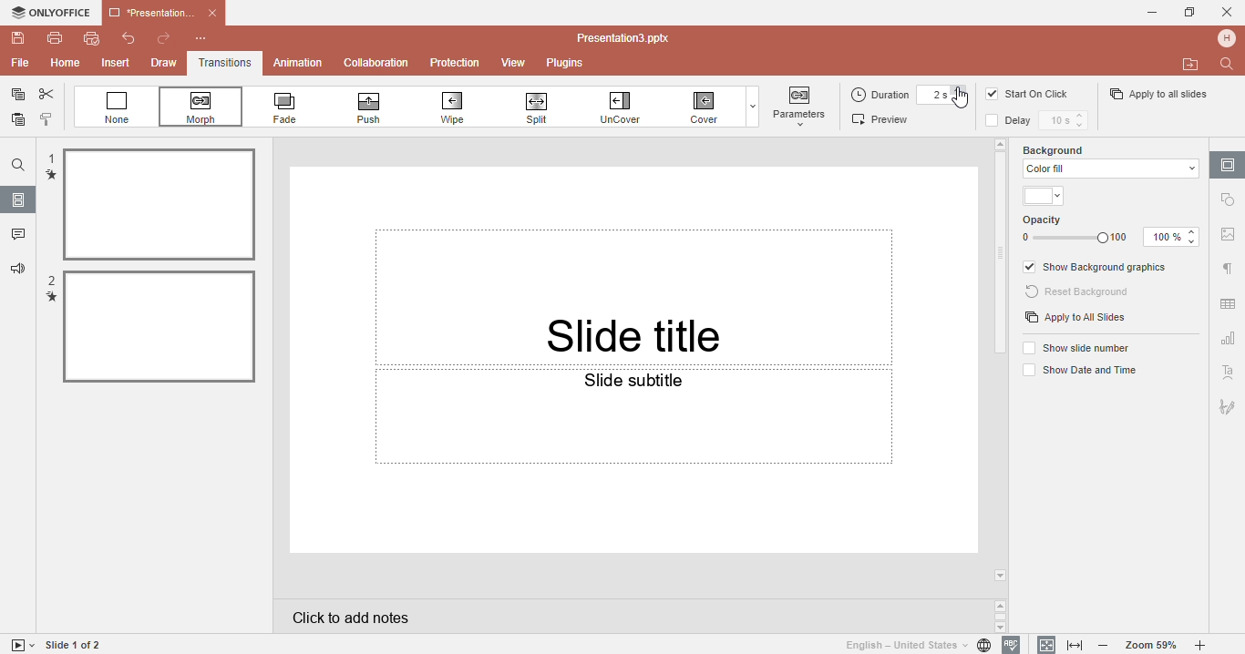 The width and height of the screenshot is (1245, 654). Describe the element at coordinates (47, 121) in the screenshot. I see `Copy style` at that location.